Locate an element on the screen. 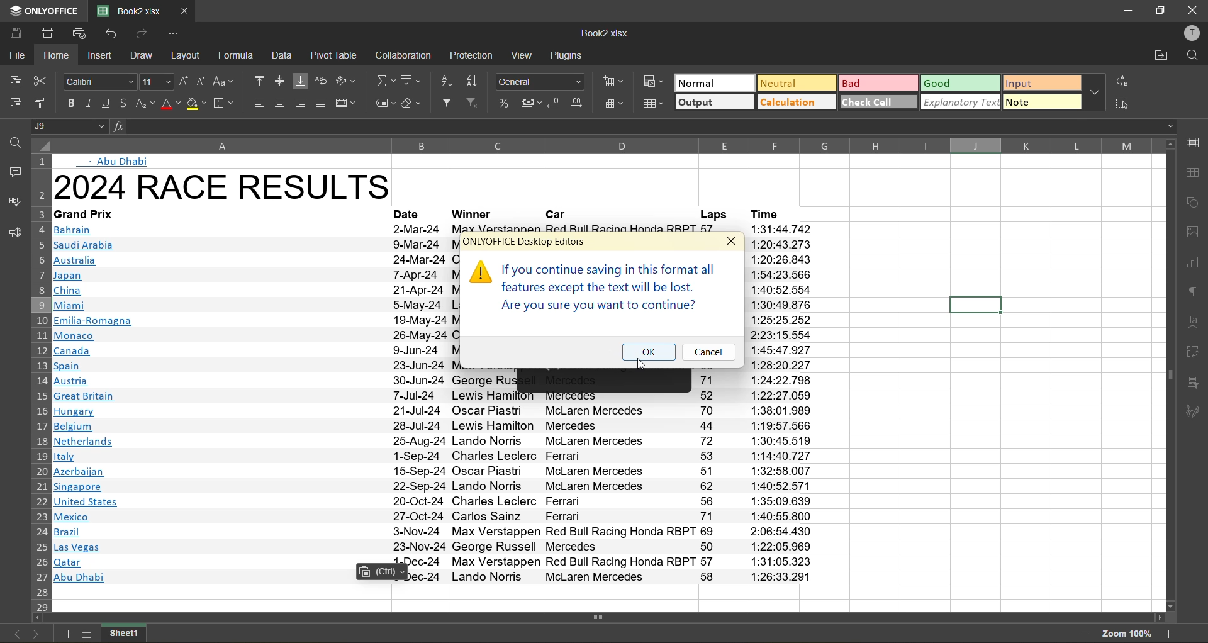  justified is located at coordinates (321, 103).